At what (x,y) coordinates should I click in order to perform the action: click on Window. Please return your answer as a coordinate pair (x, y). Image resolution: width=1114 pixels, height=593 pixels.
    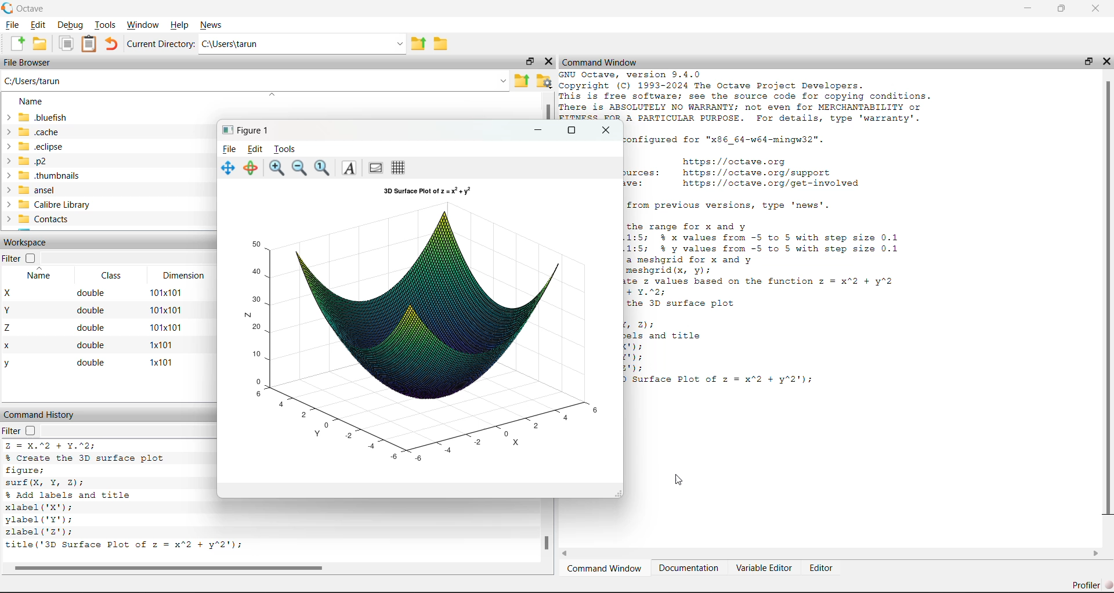
    Looking at the image, I should click on (143, 24).